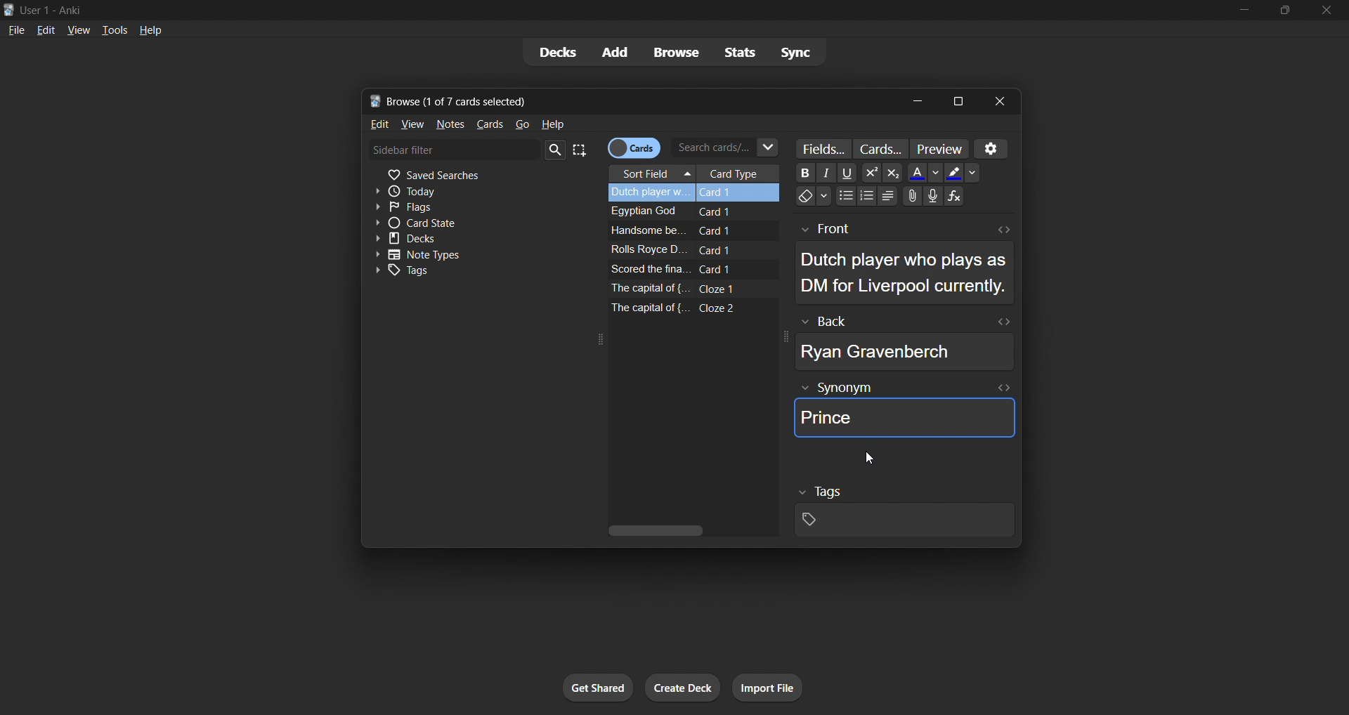 Image resolution: width=1349 pixels, height=715 pixels. What do you see at coordinates (691, 258) in the screenshot?
I see `remaining card data` at bounding box center [691, 258].